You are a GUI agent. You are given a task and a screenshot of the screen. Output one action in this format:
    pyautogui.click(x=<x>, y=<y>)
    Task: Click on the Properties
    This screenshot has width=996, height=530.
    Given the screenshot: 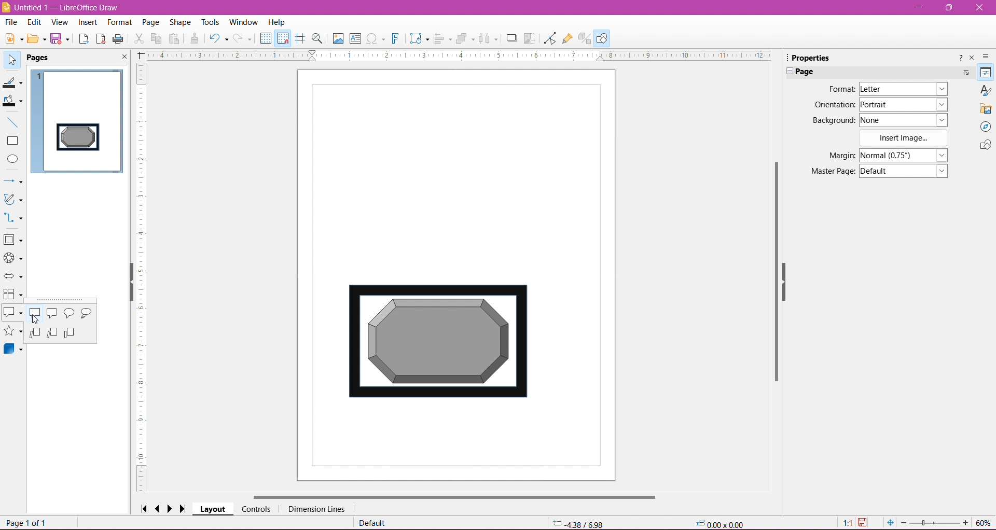 What is the action you would take?
    pyautogui.click(x=815, y=57)
    